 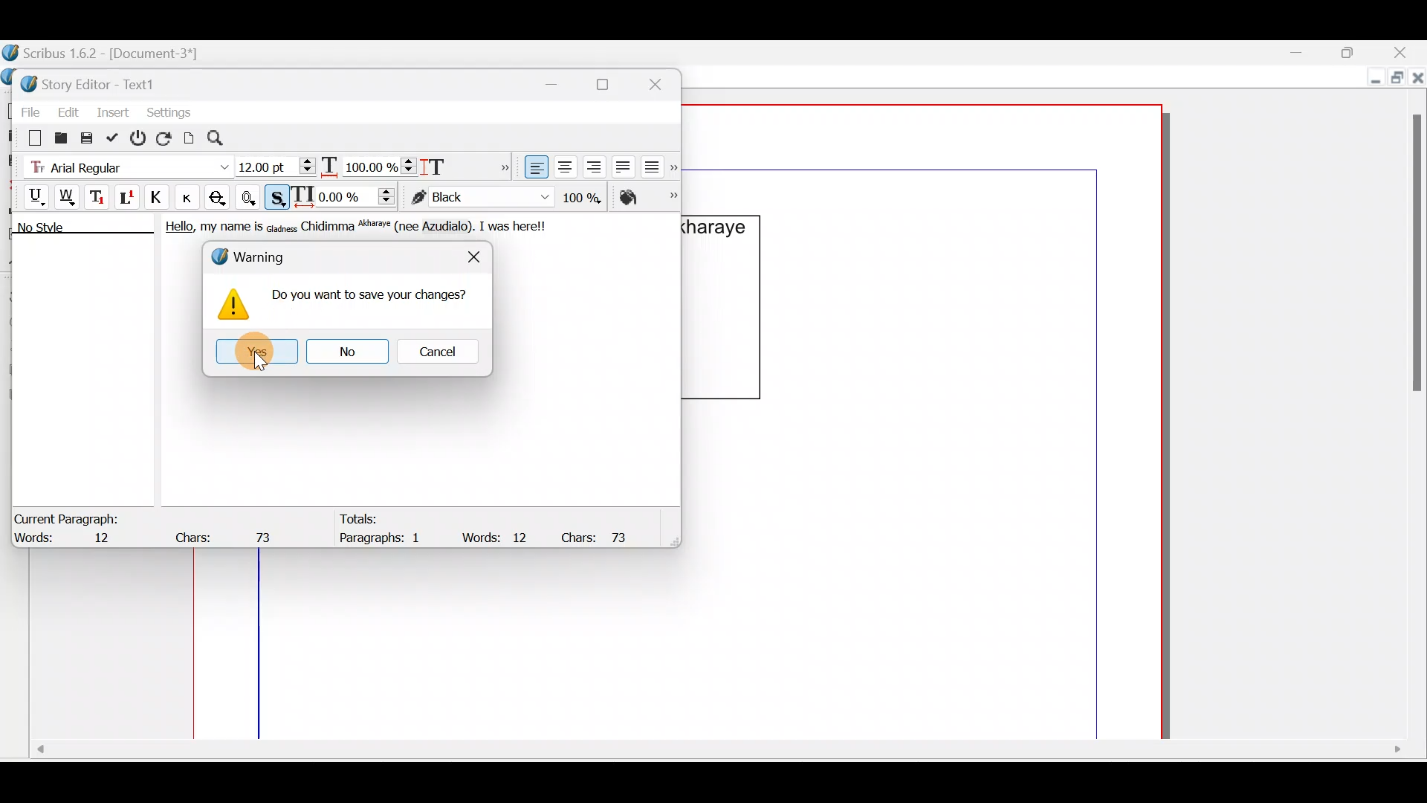 What do you see at coordinates (57, 230) in the screenshot?
I see `No style` at bounding box center [57, 230].